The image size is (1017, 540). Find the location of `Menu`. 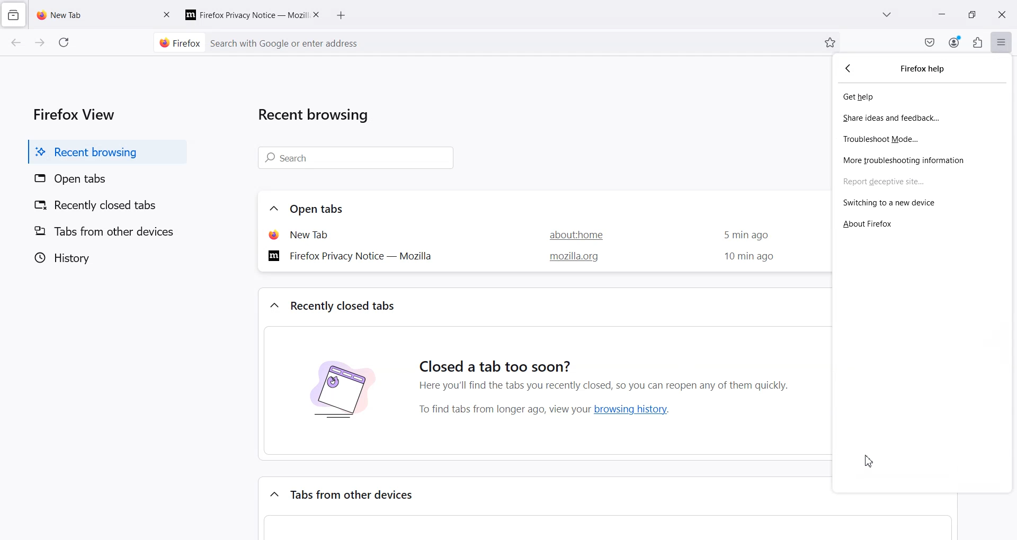

Menu is located at coordinates (1002, 42).